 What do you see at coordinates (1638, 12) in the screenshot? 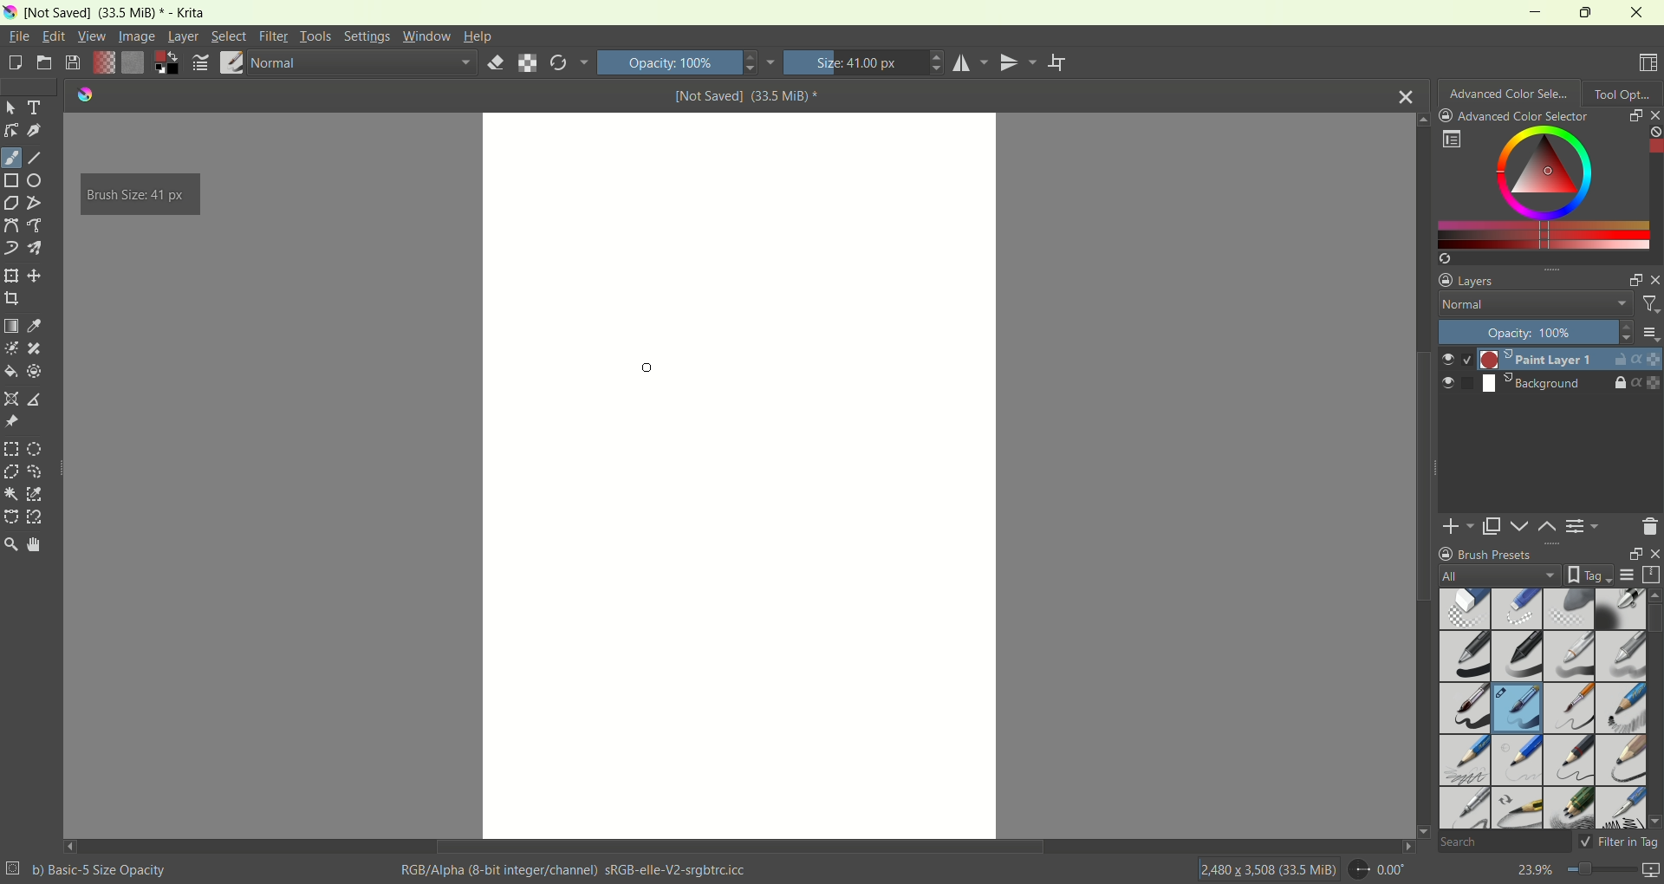
I see `close` at bounding box center [1638, 12].